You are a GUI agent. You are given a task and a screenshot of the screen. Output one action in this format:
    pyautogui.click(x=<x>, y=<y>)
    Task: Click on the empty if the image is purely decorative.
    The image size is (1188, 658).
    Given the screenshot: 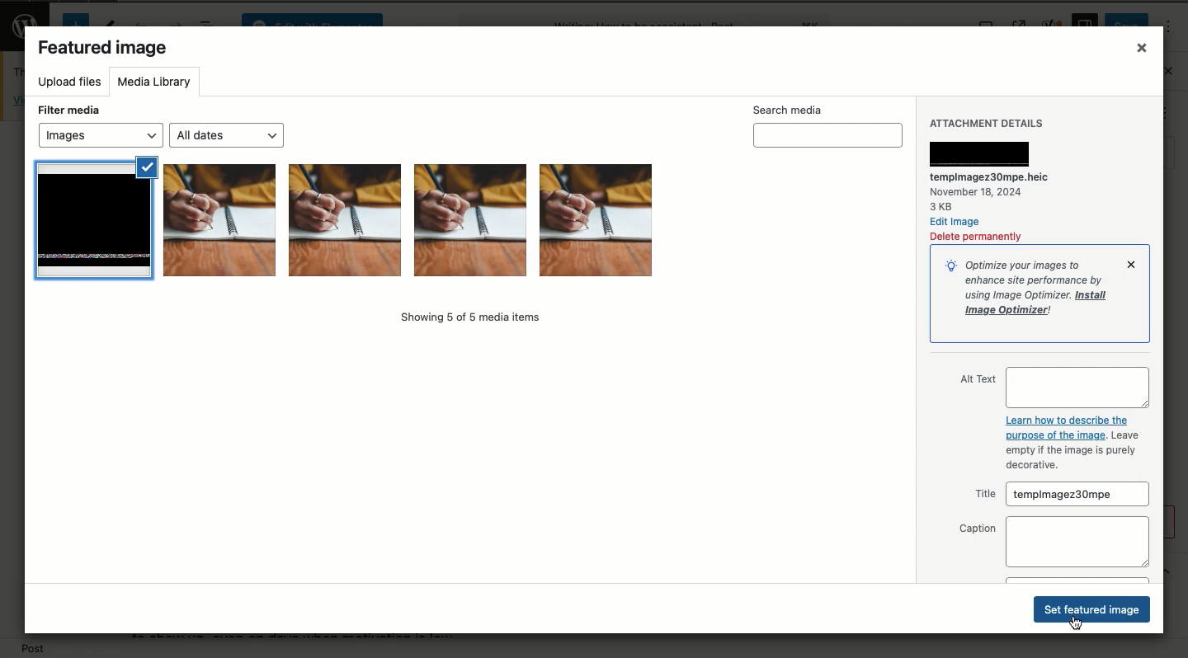 What is the action you would take?
    pyautogui.click(x=1068, y=458)
    